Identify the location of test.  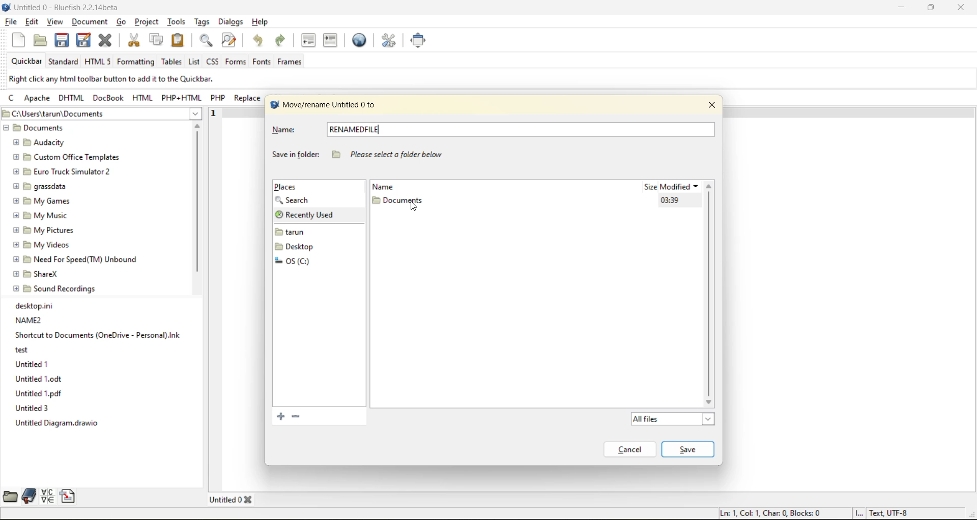
(22, 351).